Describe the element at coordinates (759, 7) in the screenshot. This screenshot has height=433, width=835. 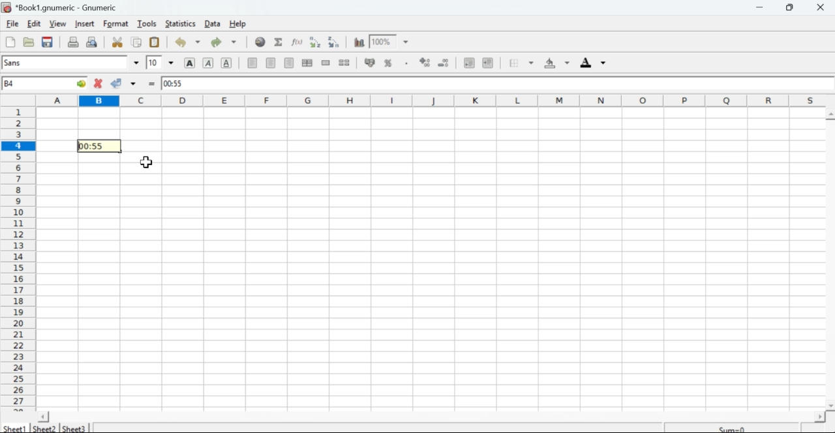
I see `Minimise` at that location.